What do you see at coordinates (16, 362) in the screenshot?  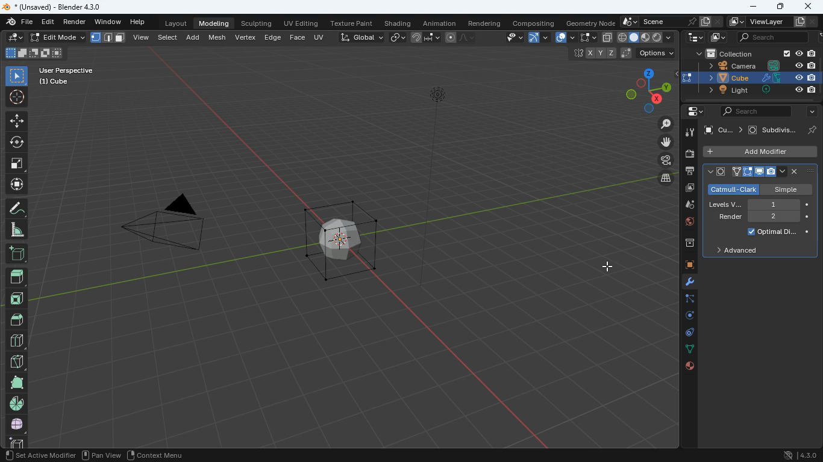 I see `diagonal` at bounding box center [16, 362].